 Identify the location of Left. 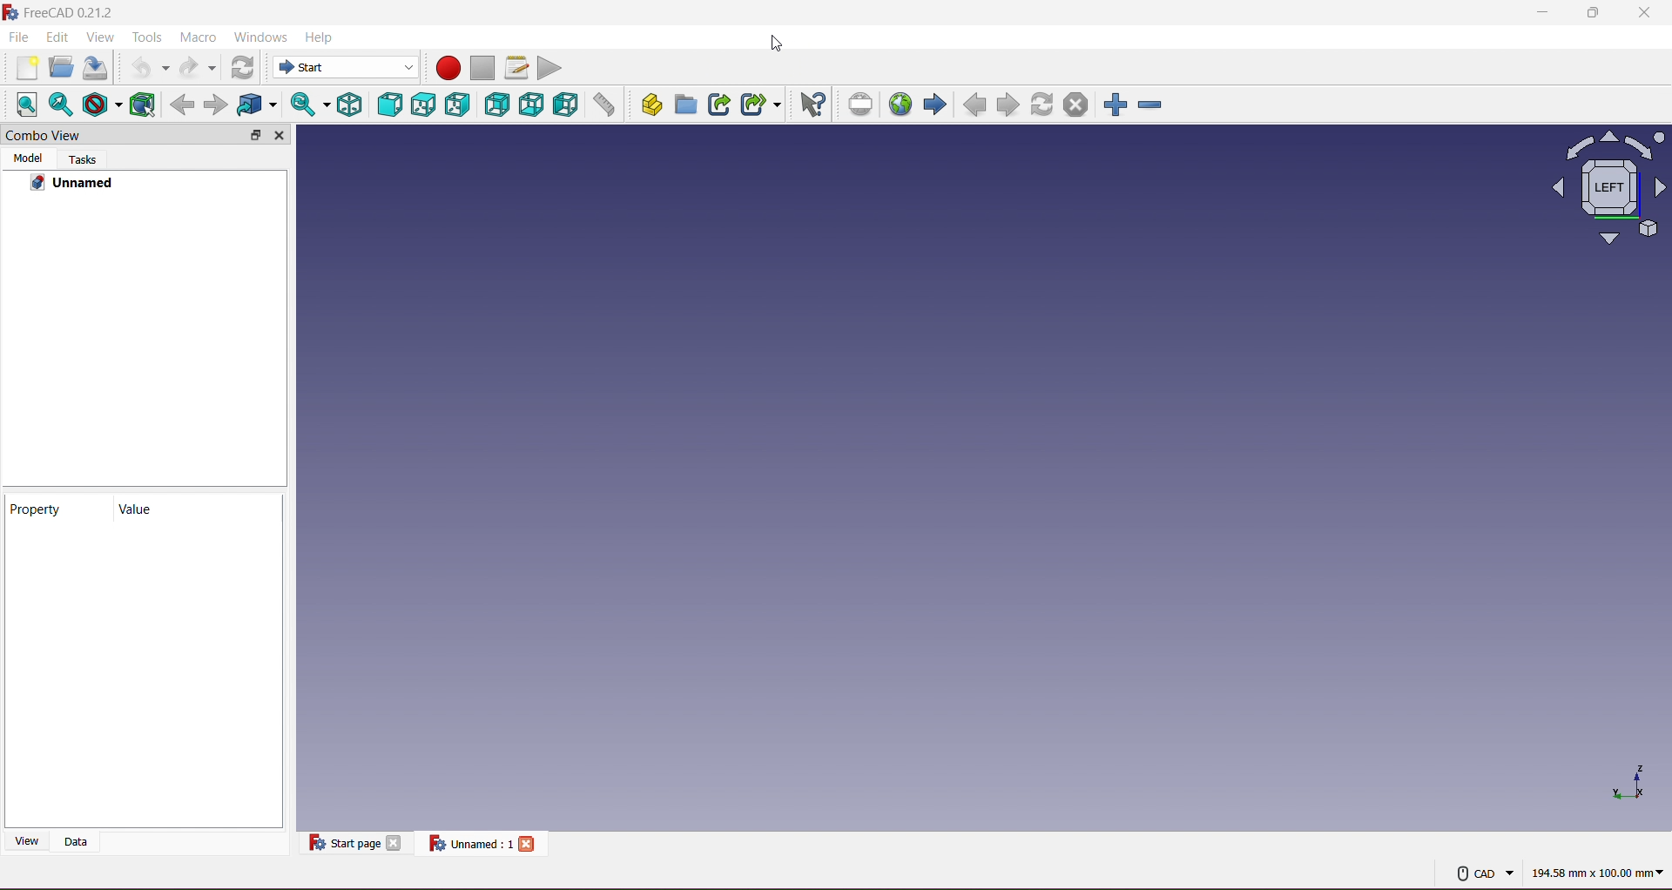
(566, 105).